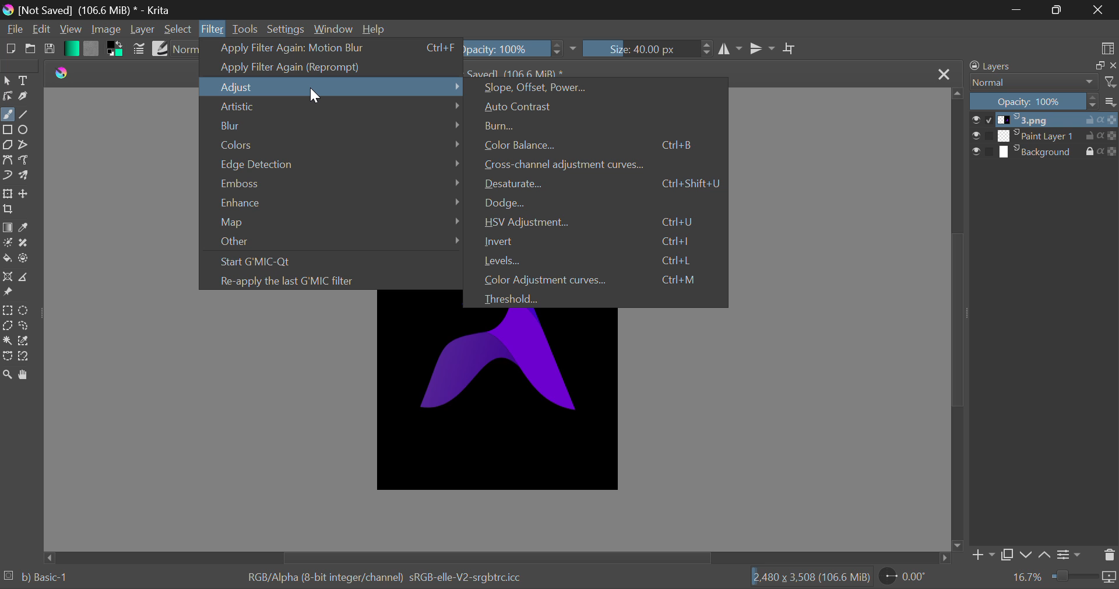  Describe the element at coordinates (602, 145) in the screenshot. I see `Color Balance` at that location.